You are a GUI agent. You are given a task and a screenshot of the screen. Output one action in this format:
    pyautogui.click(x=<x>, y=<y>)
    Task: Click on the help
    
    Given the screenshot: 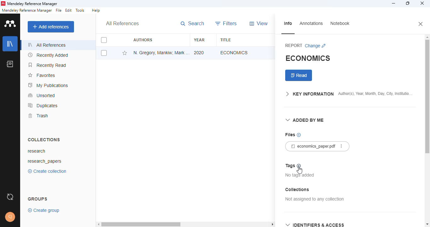 What is the action you would take?
    pyautogui.click(x=96, y=10)
    